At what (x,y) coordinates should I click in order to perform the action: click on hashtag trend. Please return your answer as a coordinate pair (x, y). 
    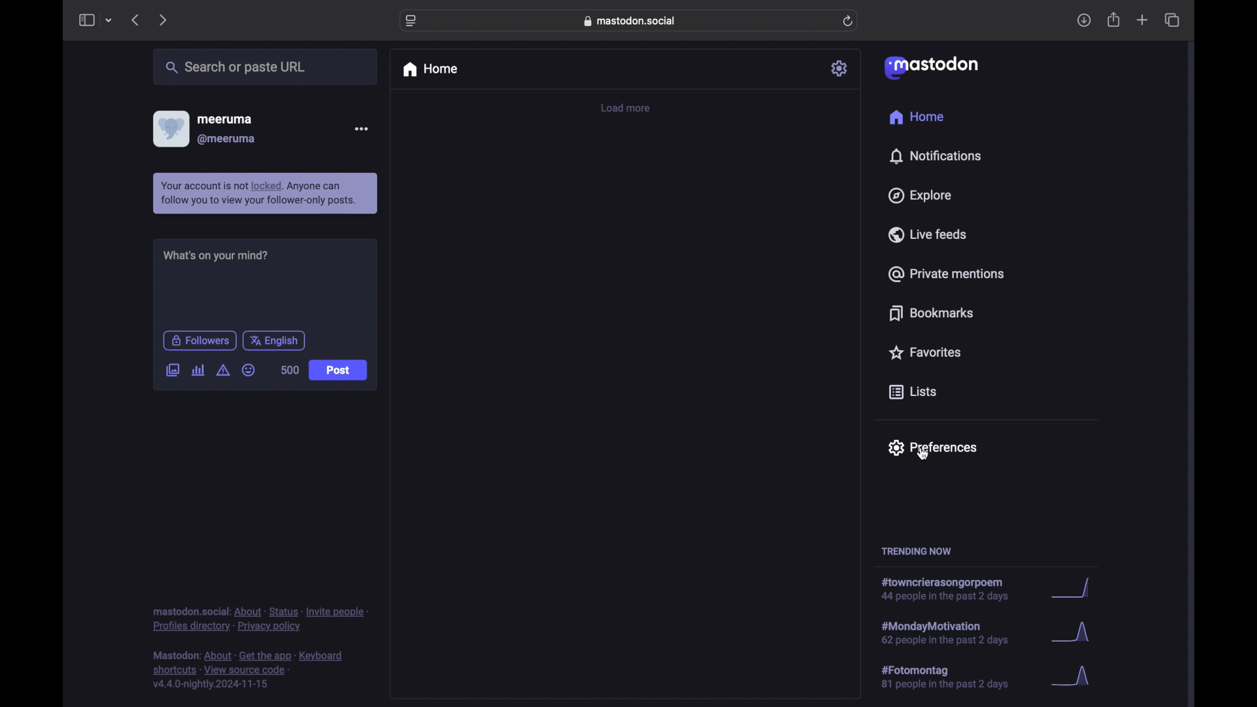
    Looking at the image, I should click on (987, 632).